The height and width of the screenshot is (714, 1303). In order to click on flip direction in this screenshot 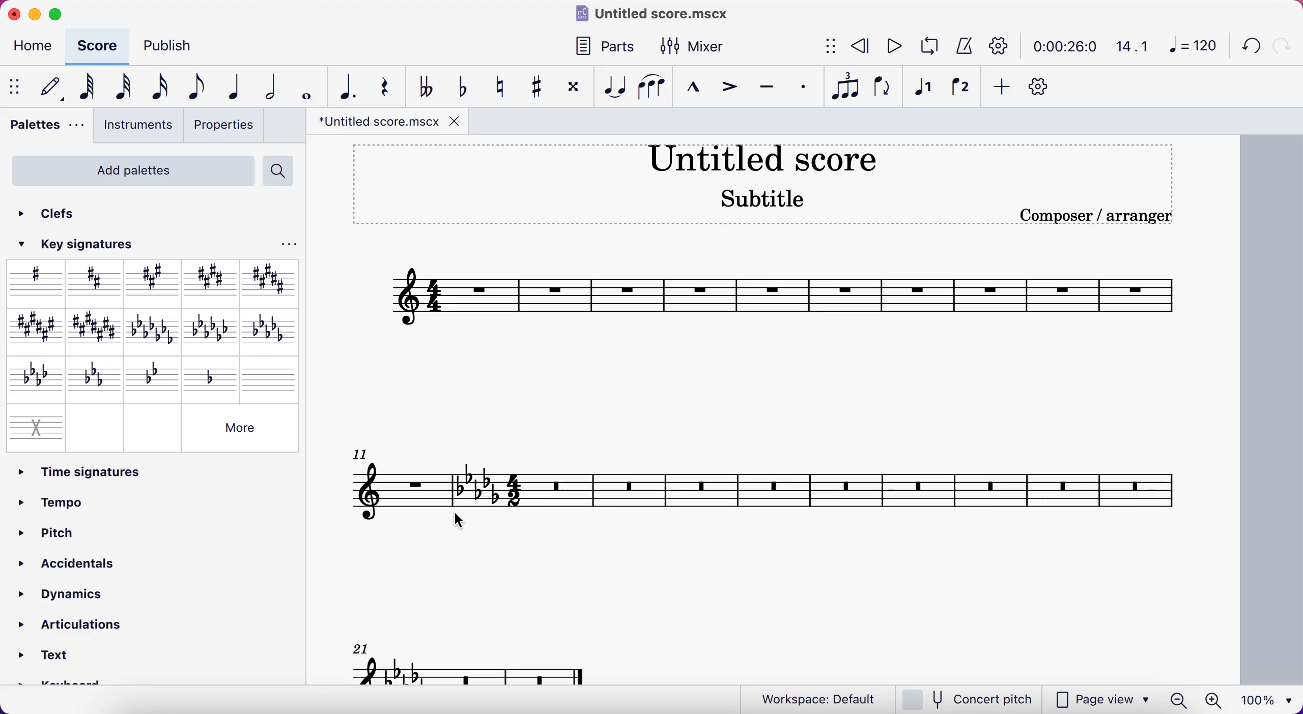, I will do `click(881, 90)`.